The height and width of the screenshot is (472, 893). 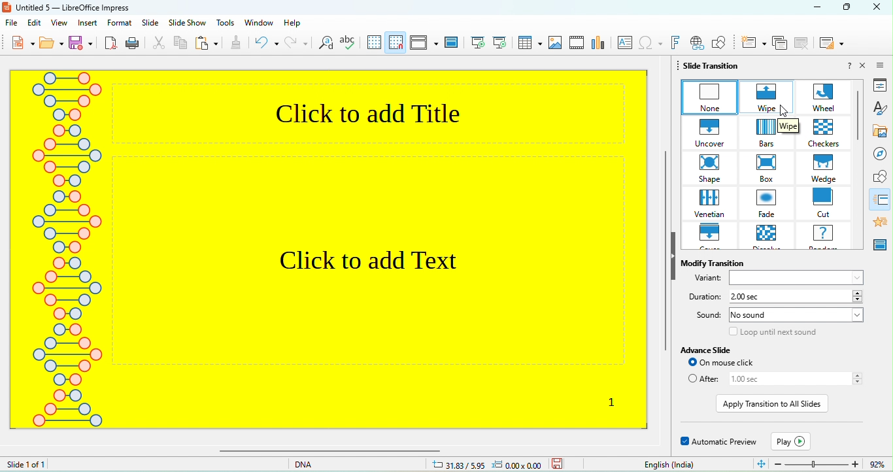 What do you see at coordinates (259, 24) in the screenshot?
I see `window` at bounding box center [259, 24].